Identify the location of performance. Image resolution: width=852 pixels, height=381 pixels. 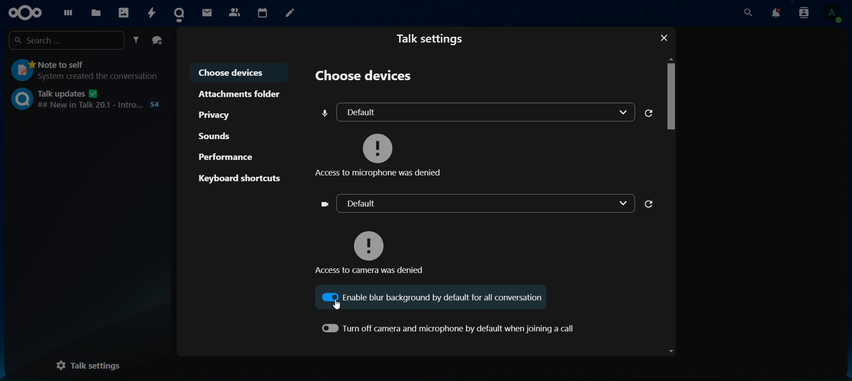
(225, 157).